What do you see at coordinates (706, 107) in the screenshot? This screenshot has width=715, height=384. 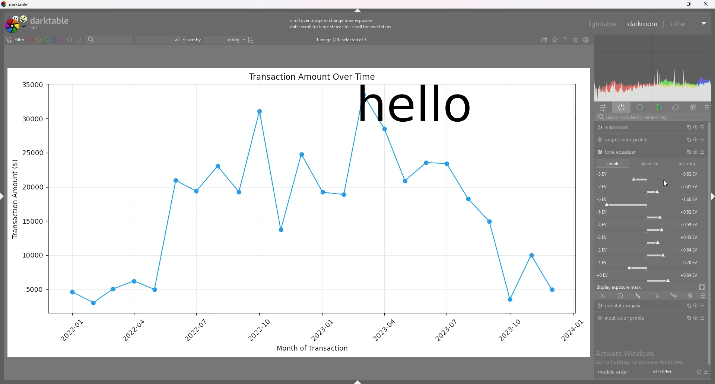 I see `presets` at bounding box center [706, 107].